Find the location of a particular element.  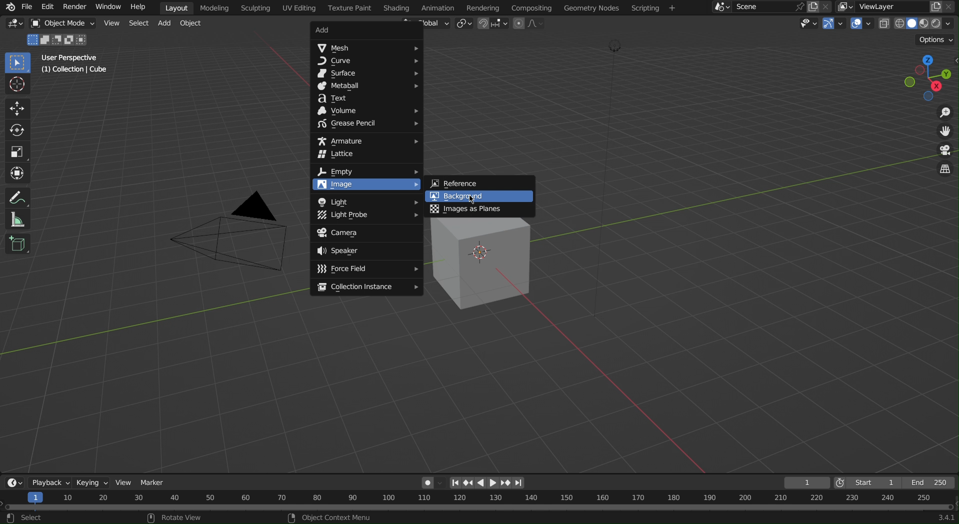

Image is located at coordinates (364, 185).